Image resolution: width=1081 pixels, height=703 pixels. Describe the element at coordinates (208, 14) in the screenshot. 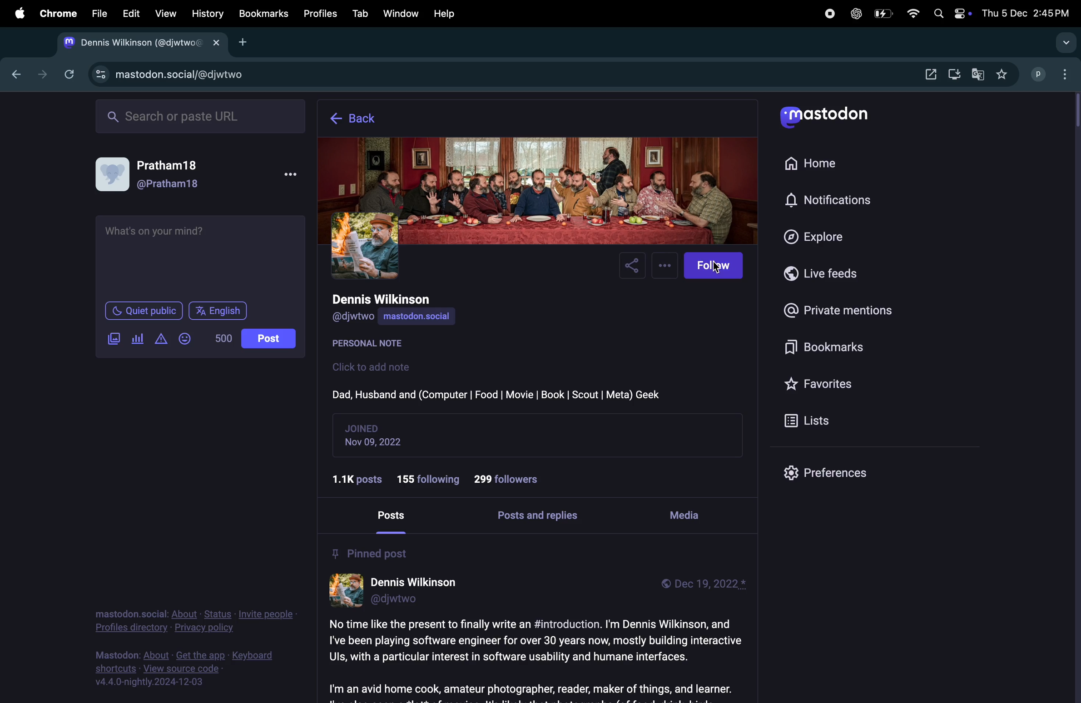

I see `history` at that location.